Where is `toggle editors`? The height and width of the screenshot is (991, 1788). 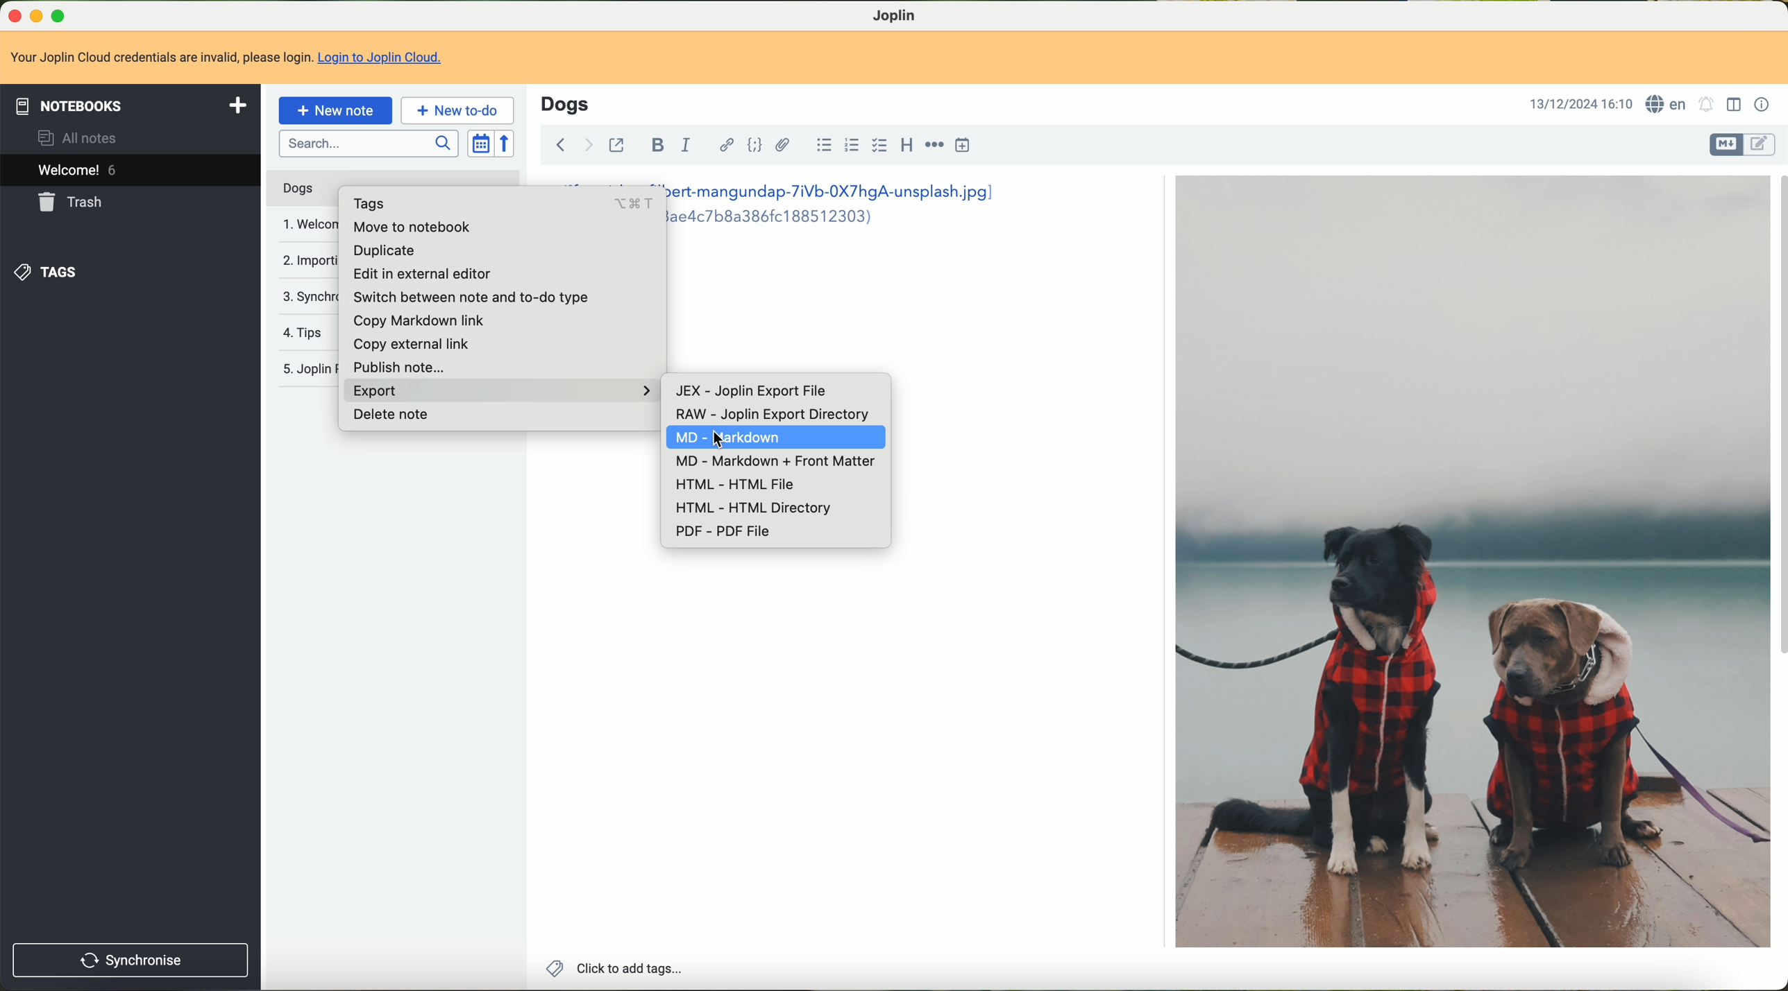 toggle editors is located at coordinates (1728, 144).